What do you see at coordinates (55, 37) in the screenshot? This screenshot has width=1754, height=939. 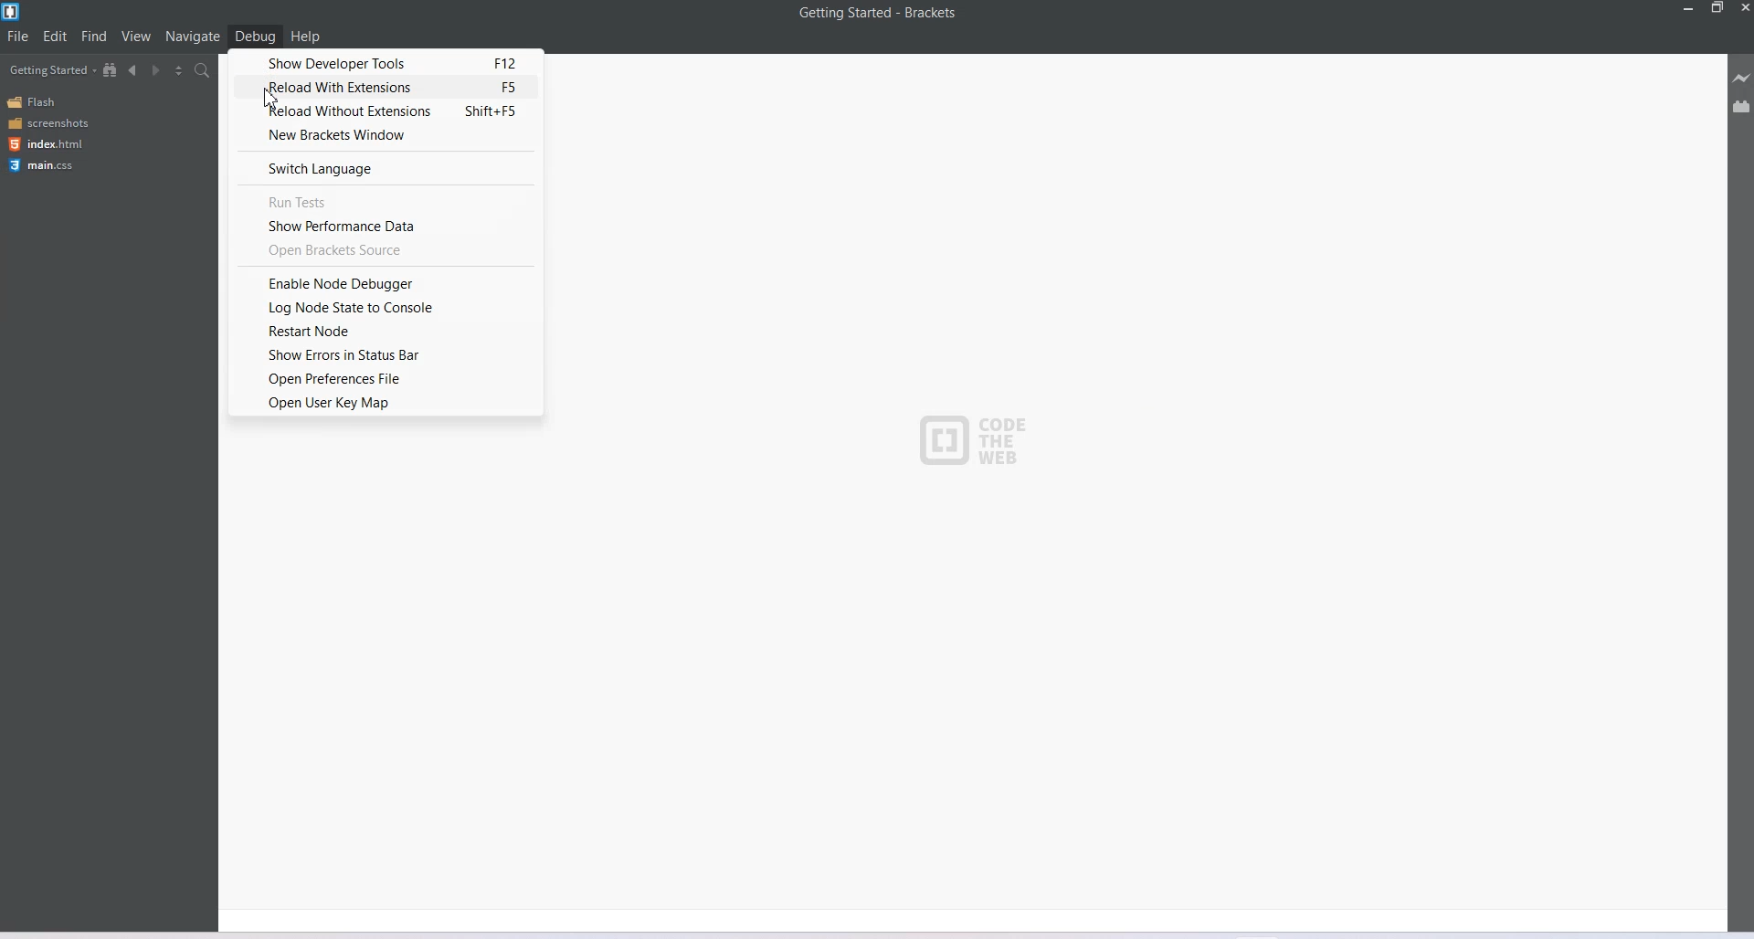 I see `Edit` at bounding box center [55, 37].